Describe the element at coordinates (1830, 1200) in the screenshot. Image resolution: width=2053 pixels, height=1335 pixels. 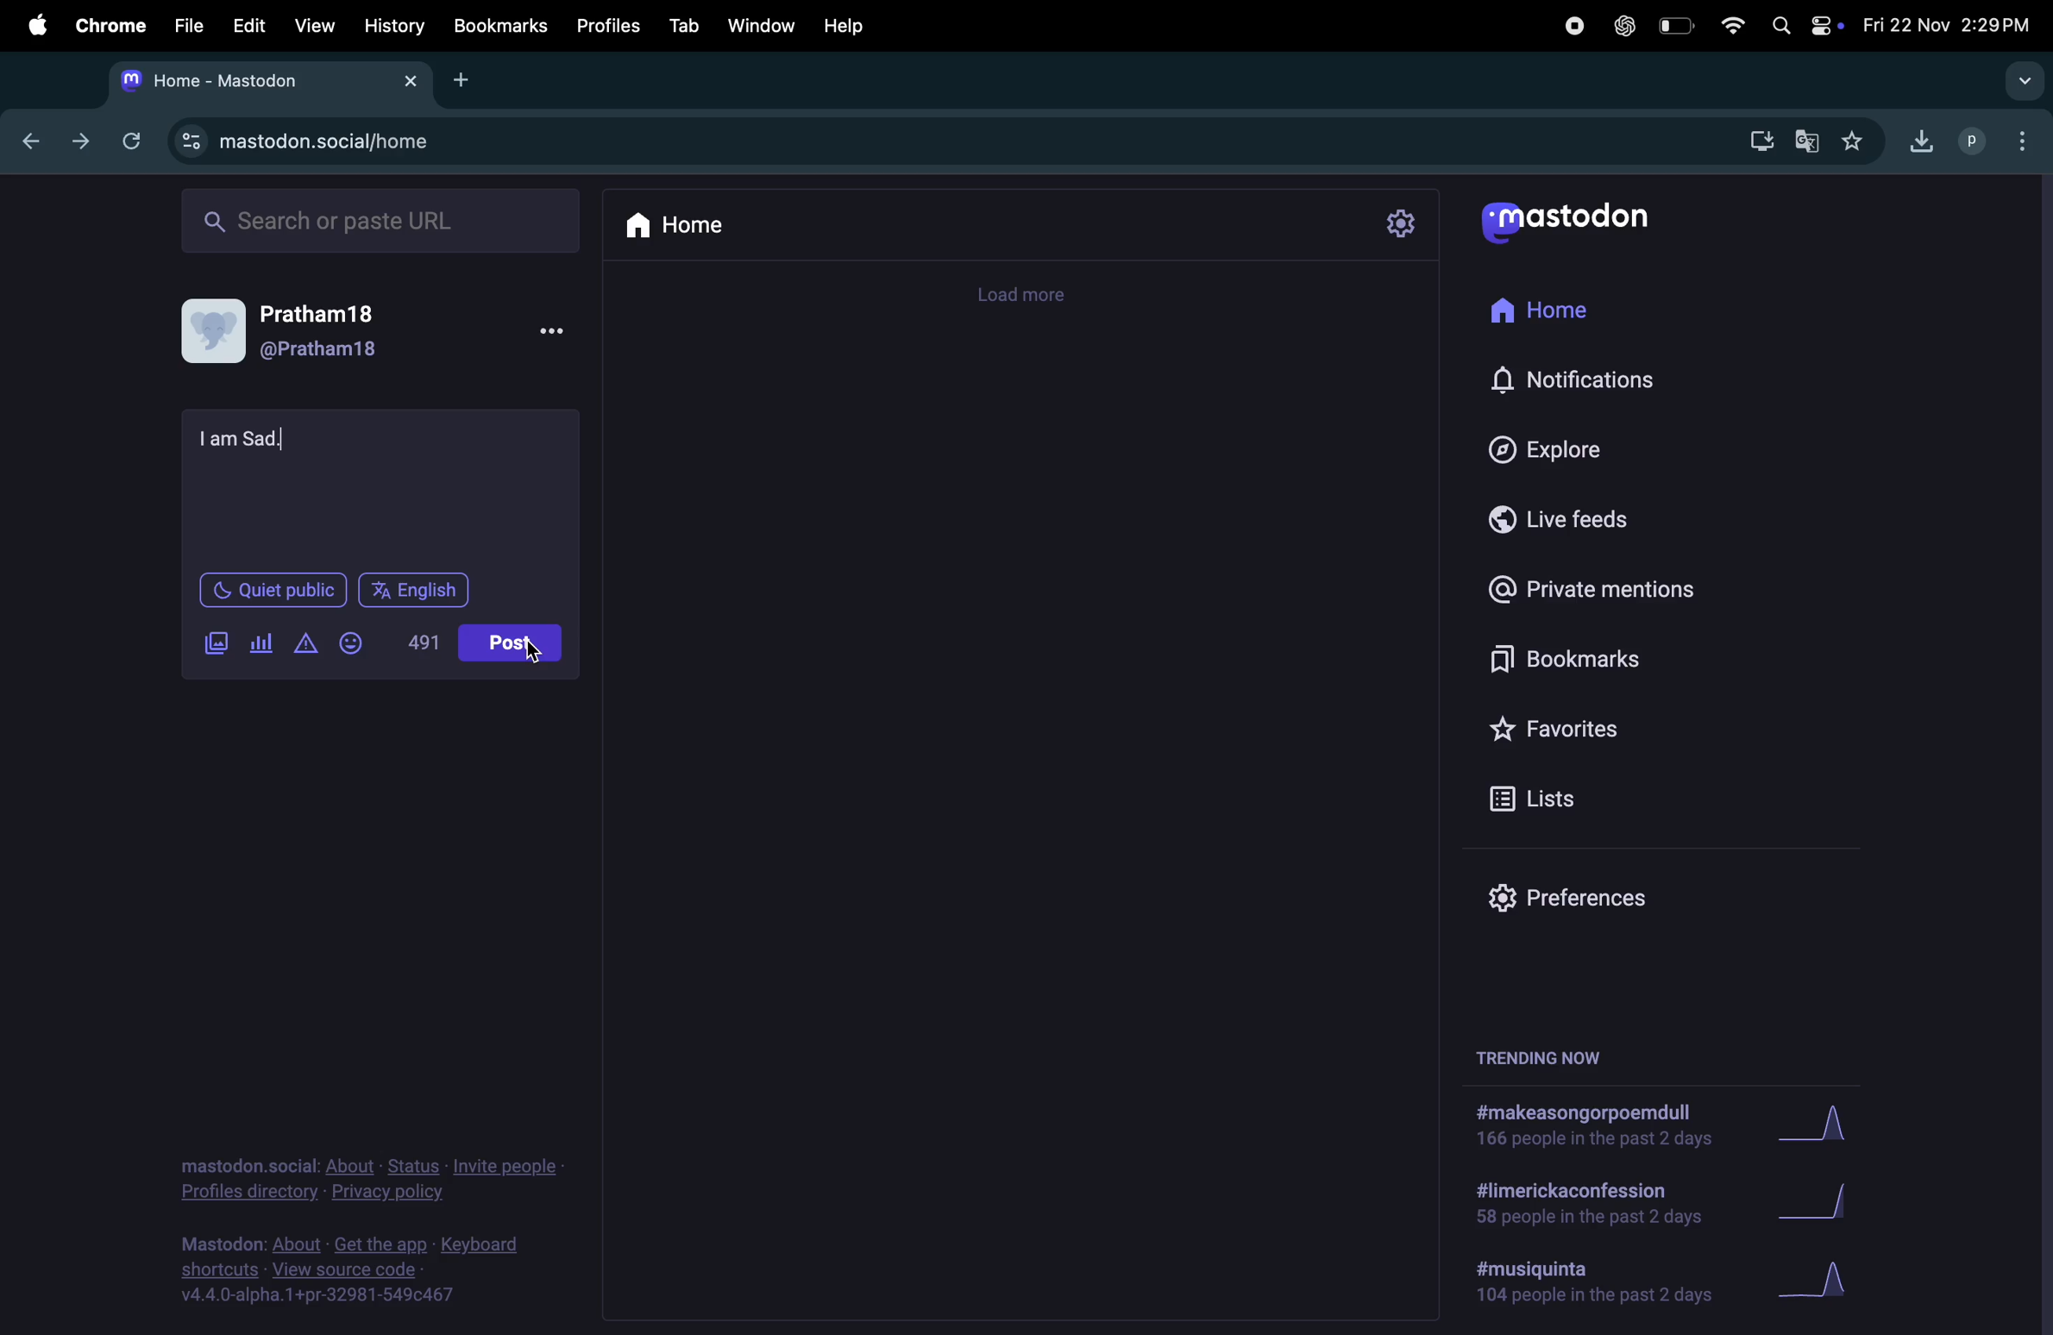
I see `graphs` at that location.